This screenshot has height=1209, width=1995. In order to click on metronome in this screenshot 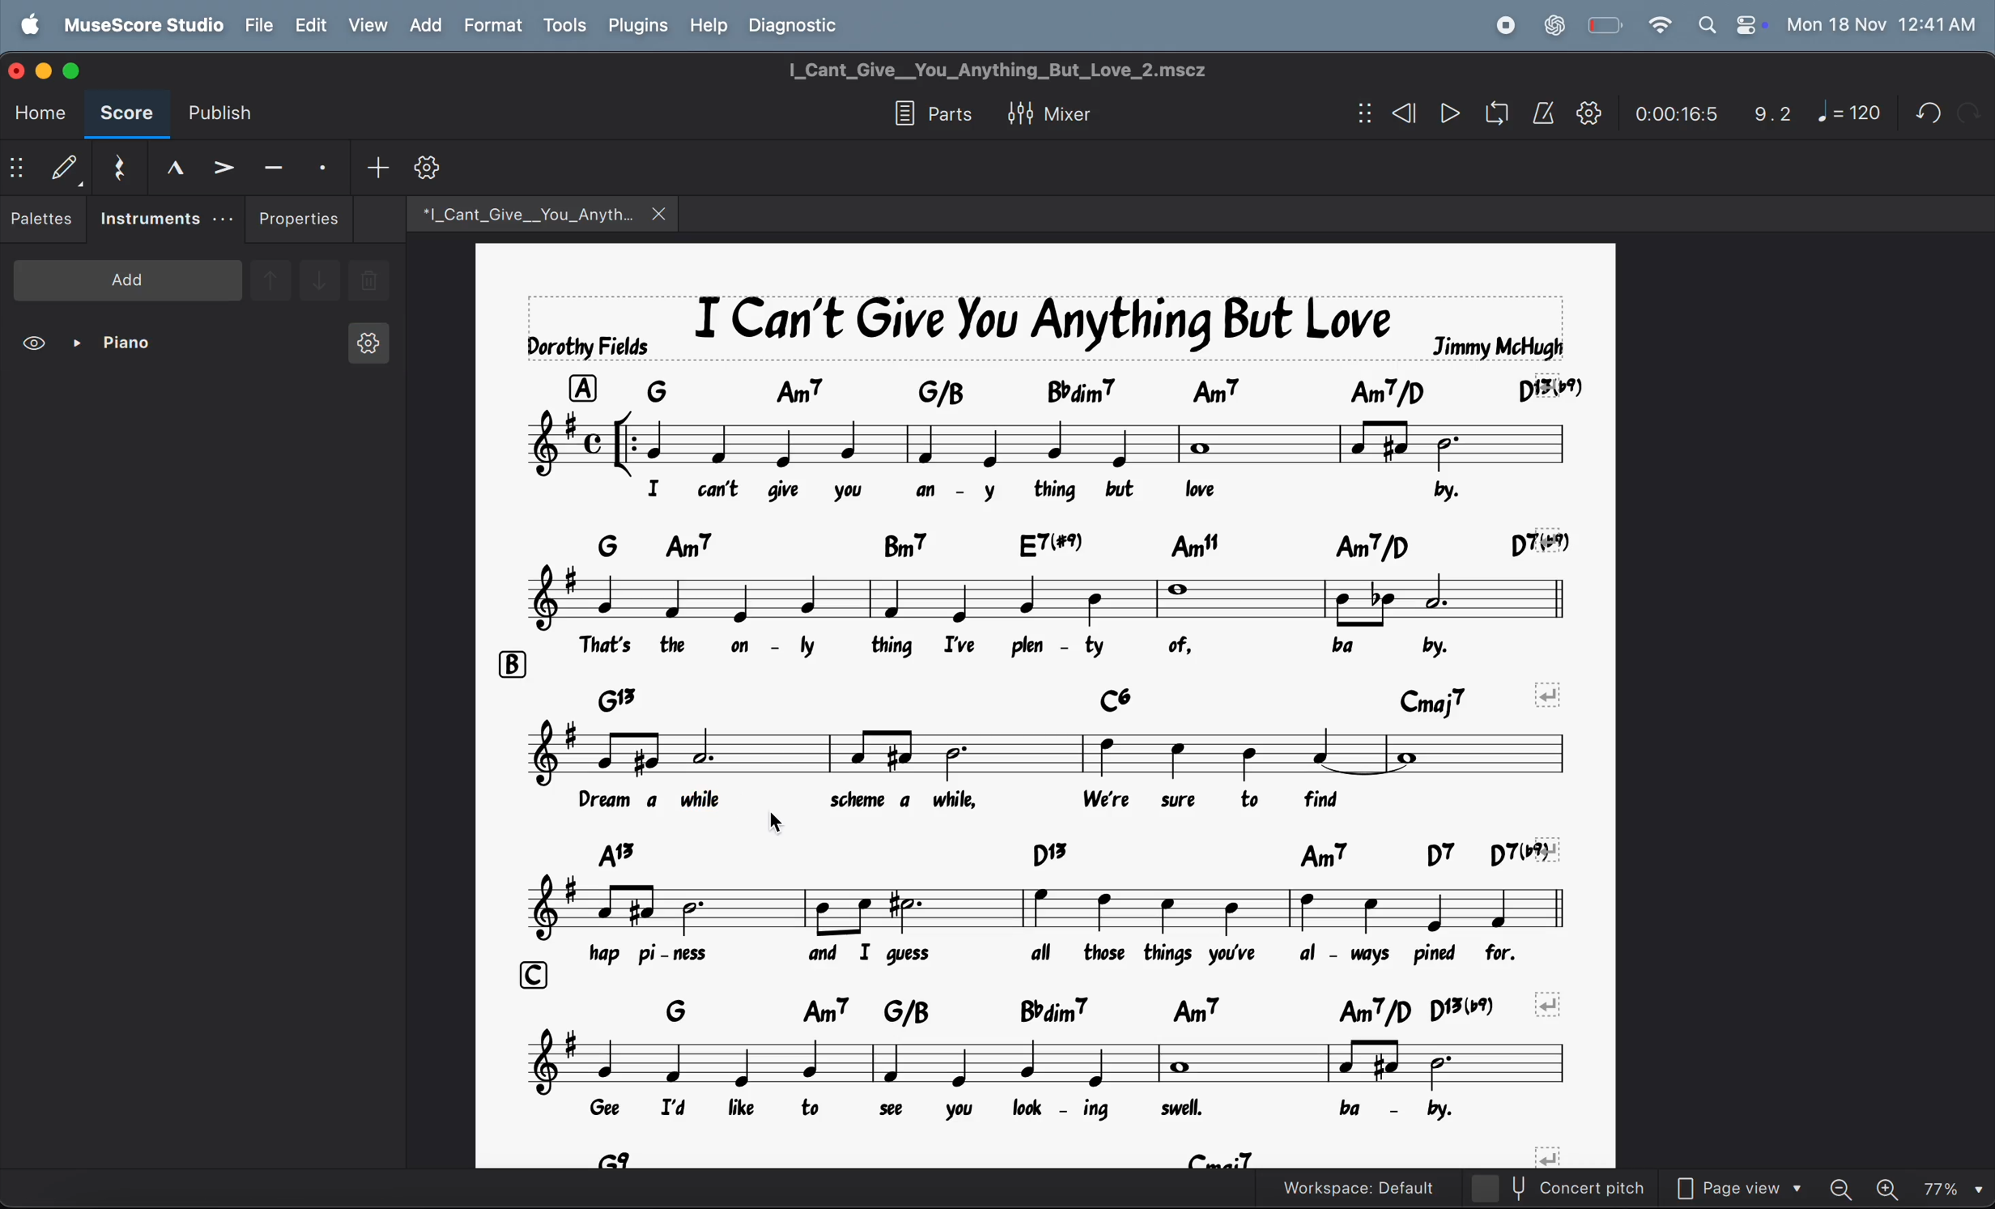, I will do `click(1543, 113)`.